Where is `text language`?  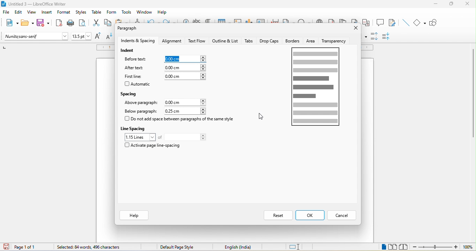
text language is located at coordinates (247, 247).